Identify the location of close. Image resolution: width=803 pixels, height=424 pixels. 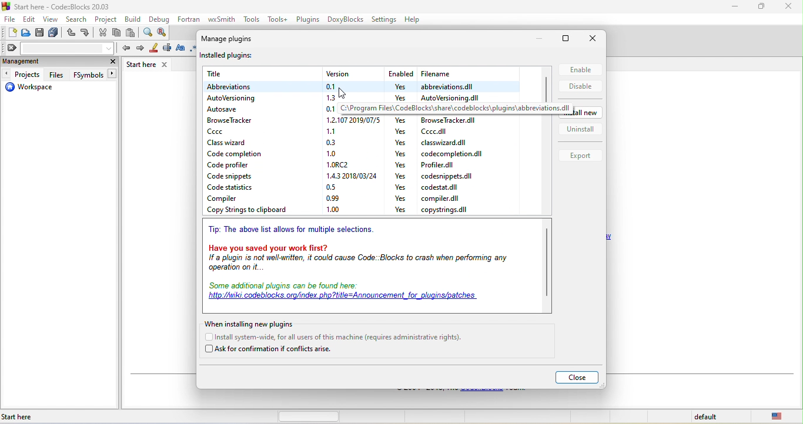
(788, 7).